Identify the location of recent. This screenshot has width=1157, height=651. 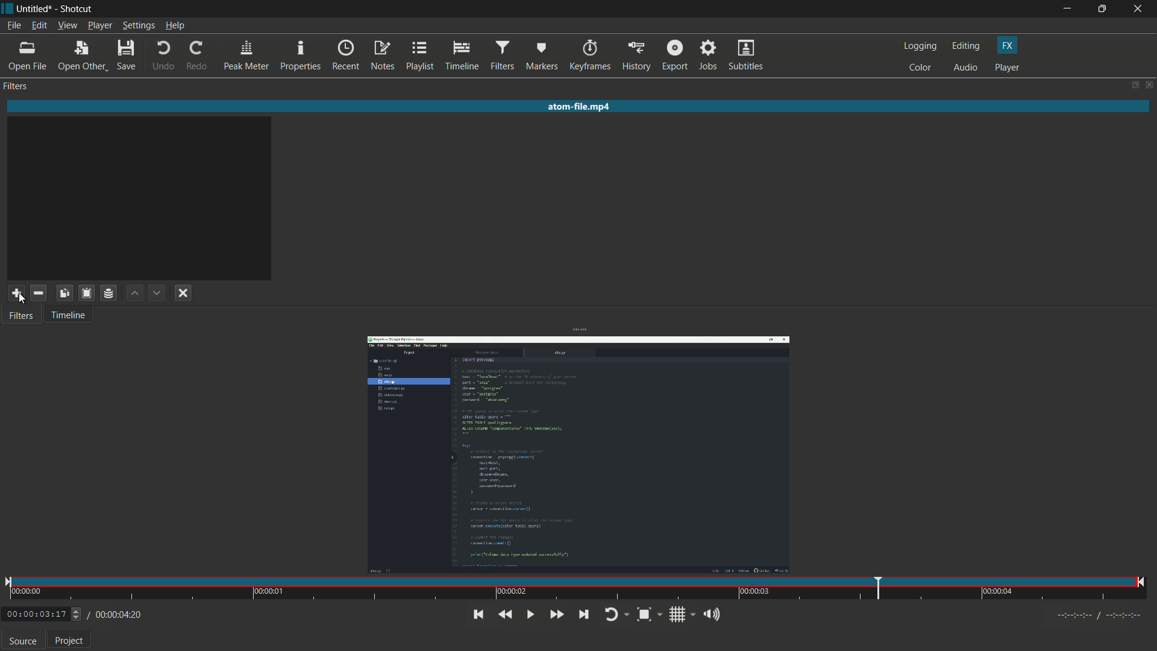
(346, 56).